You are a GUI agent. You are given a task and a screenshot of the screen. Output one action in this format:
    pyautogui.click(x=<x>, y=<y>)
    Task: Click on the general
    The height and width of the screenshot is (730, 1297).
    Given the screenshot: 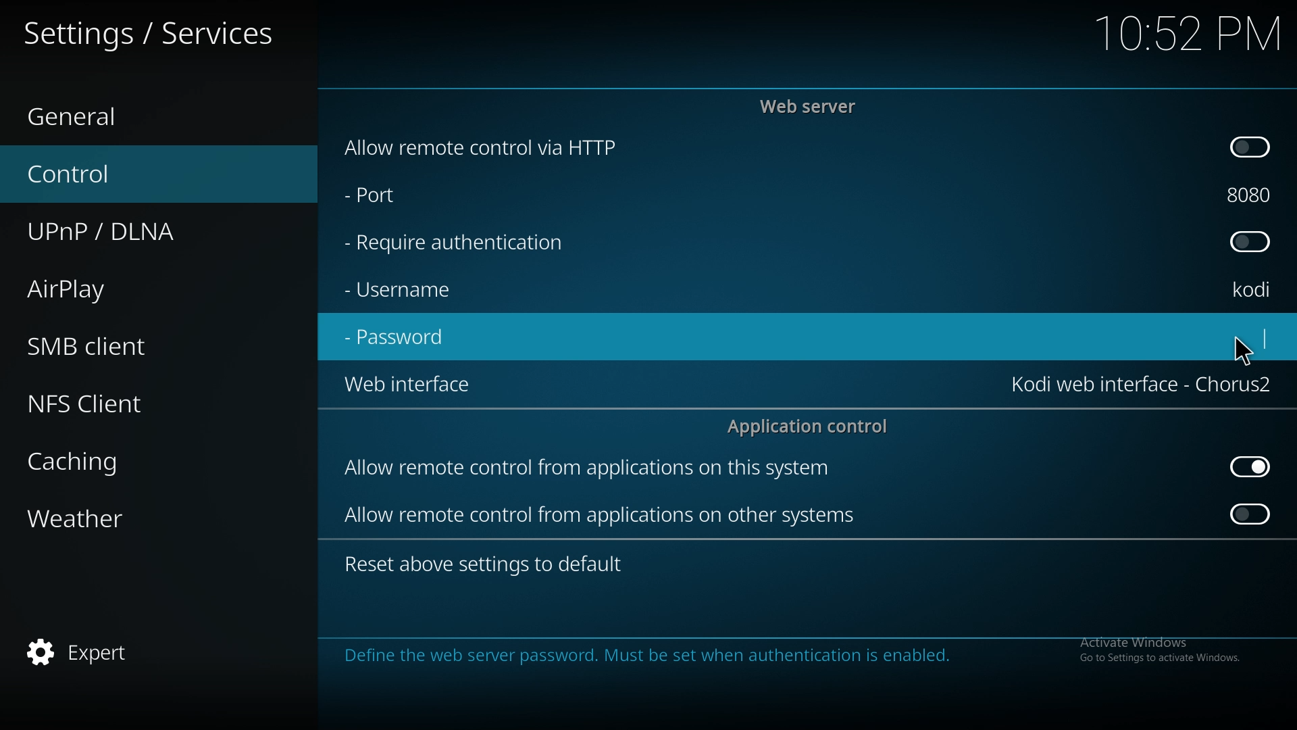 What is the action you would take?
    pyautogui.click(x=143, y=118)
    